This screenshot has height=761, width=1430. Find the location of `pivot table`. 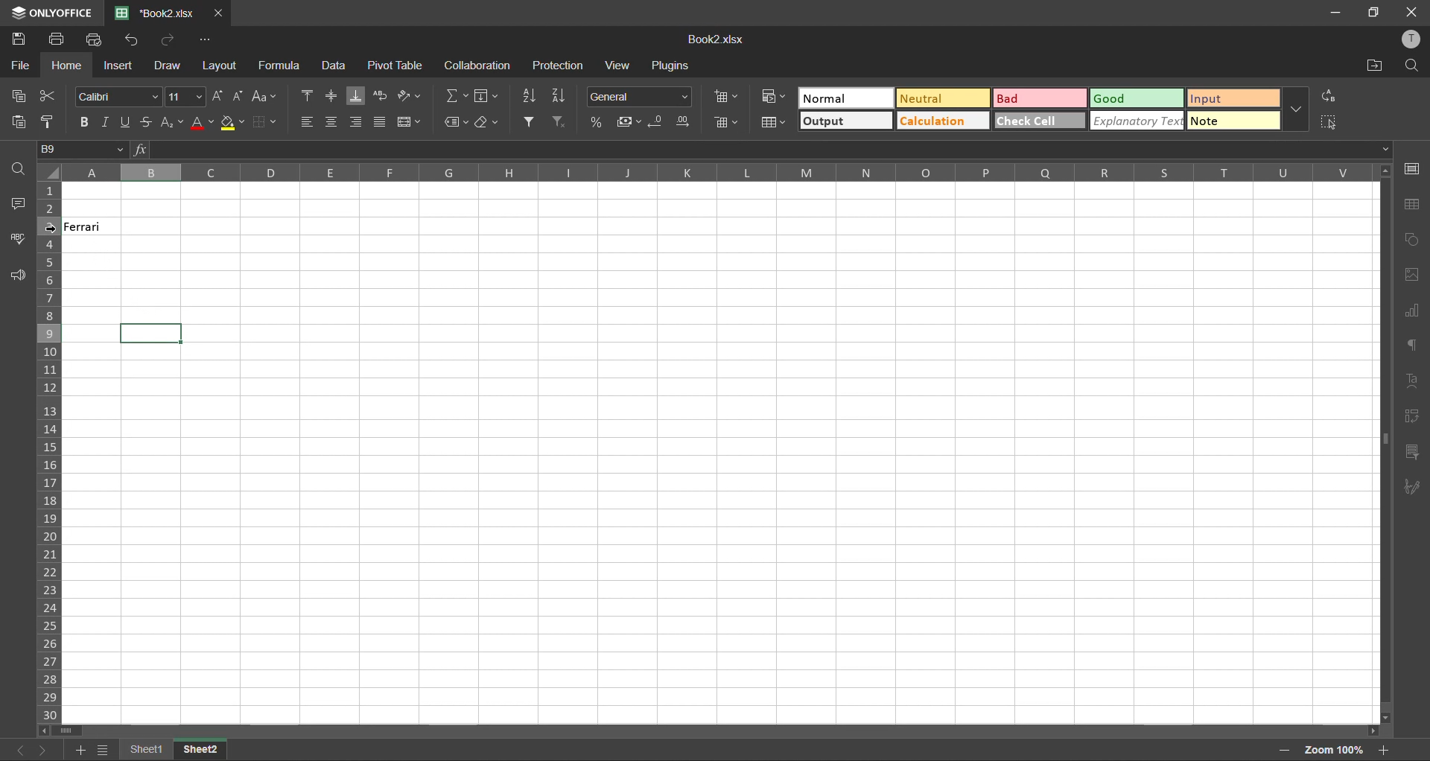

pivot table is located at coordinates (1414, 418).